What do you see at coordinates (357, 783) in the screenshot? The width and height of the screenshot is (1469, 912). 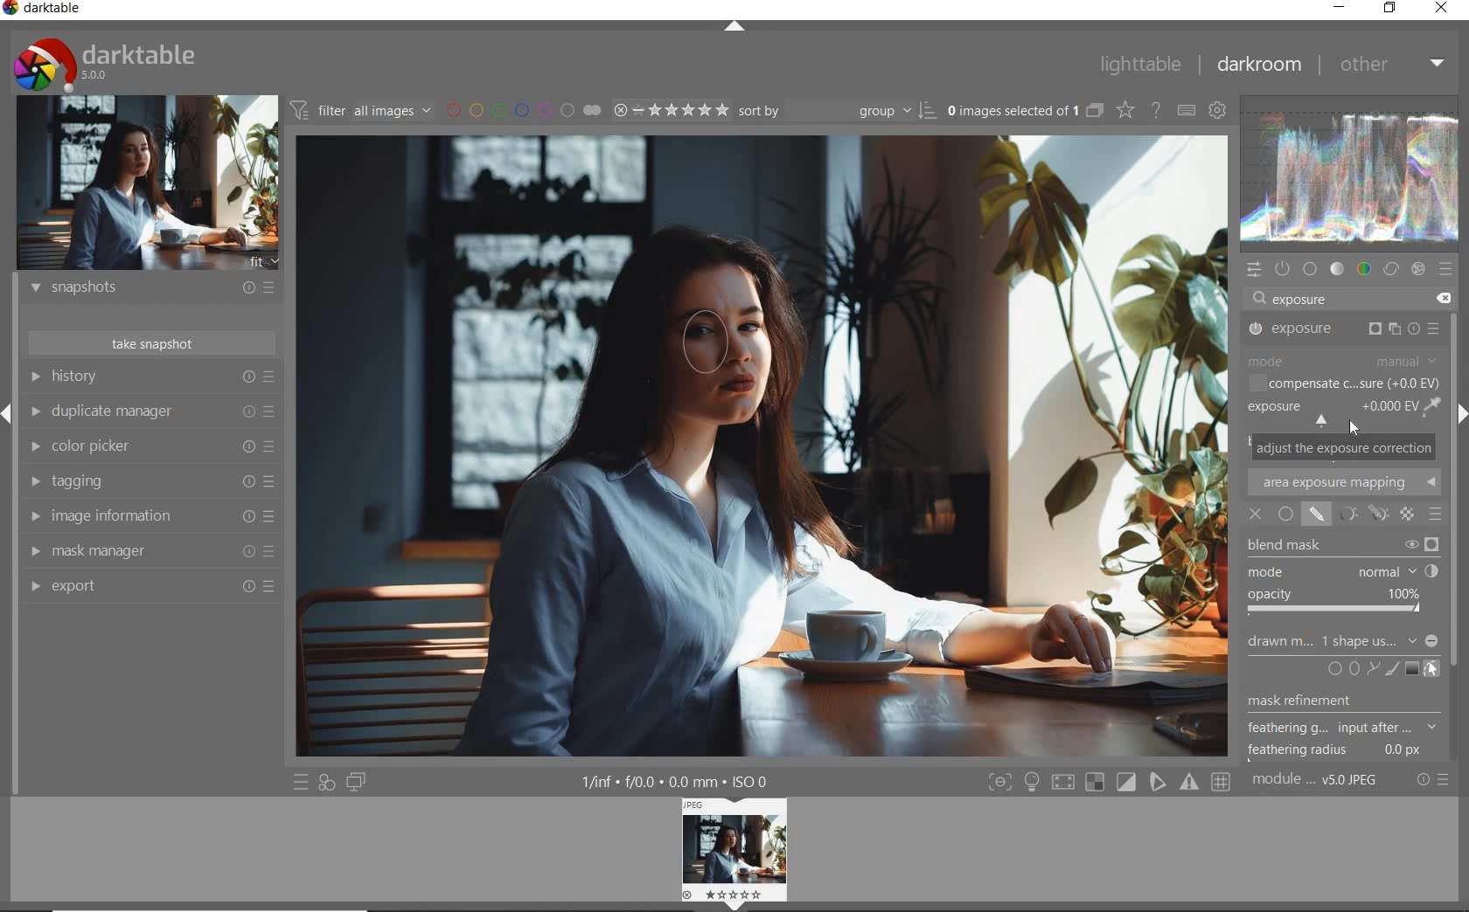 I see `display a second darkroom image below` at bounding box center [357, 783].